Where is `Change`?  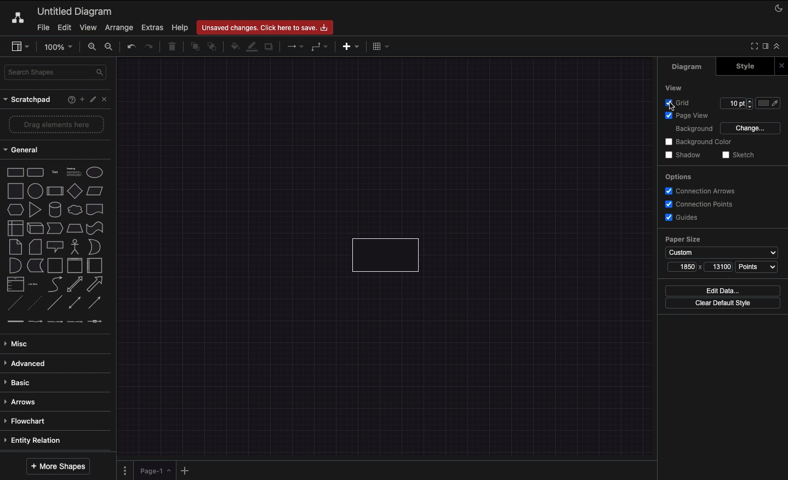 Change is located at coordinates (751, 129).